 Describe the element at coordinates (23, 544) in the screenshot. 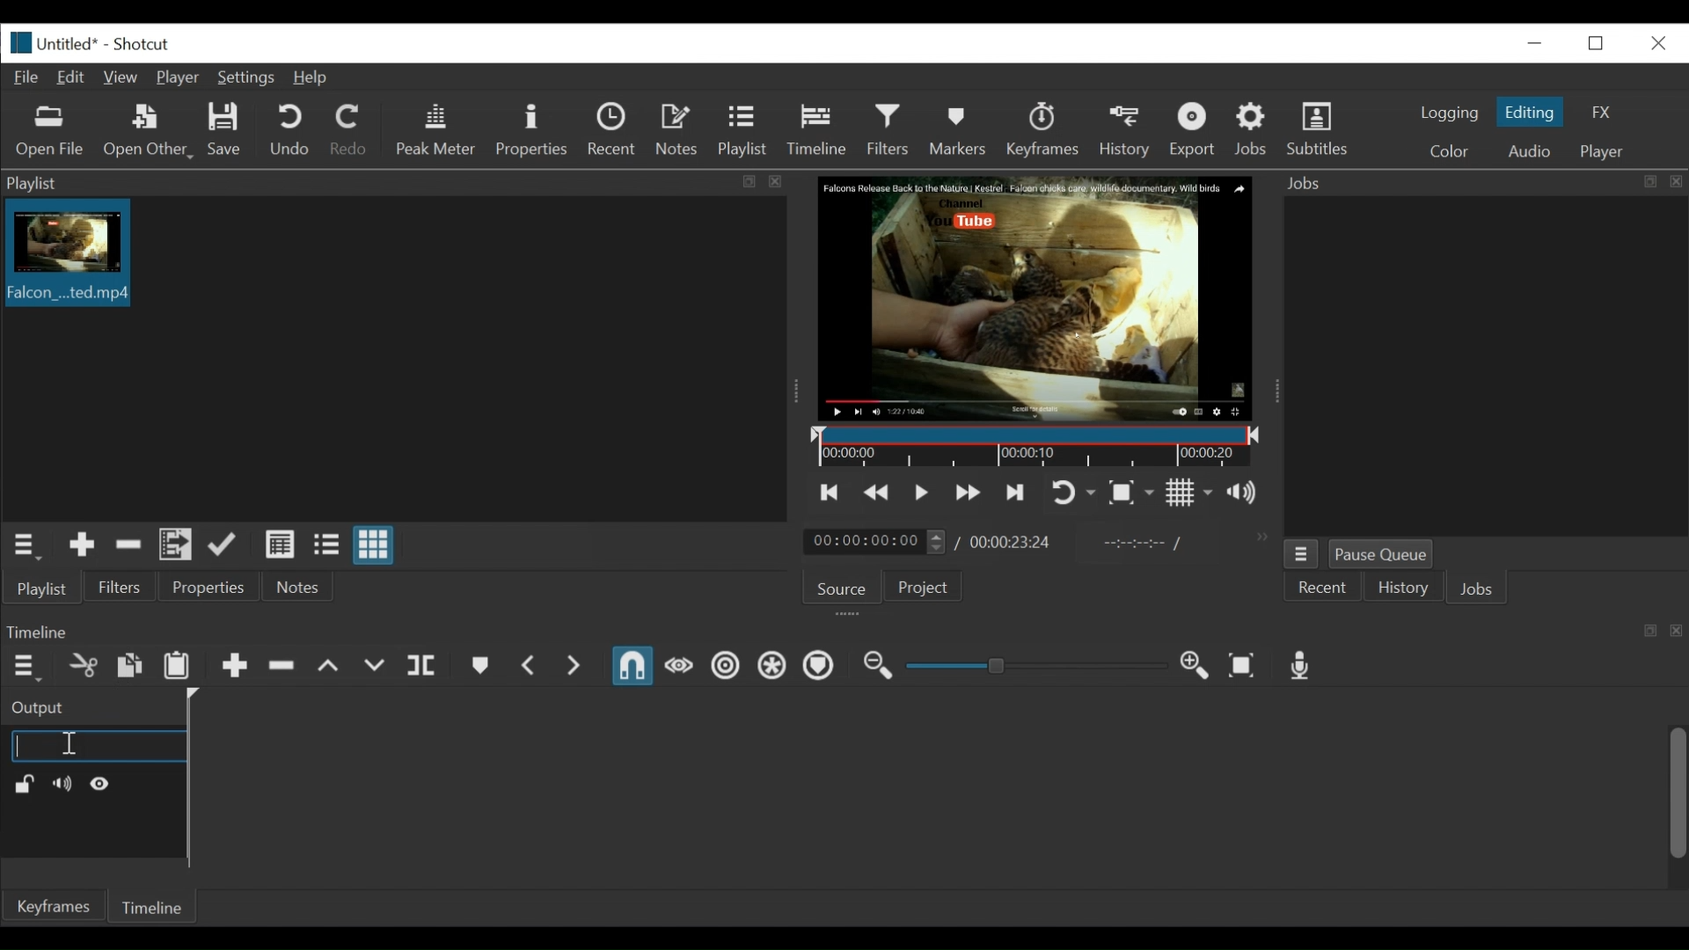

I see `Playlist menu` at that location.